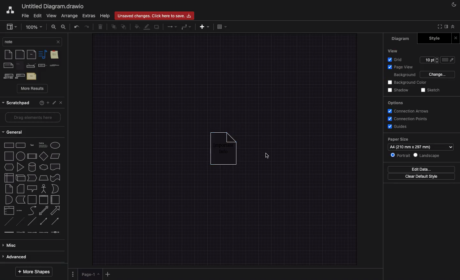  What do you see at coordinates (51, 16) in the screenshot?
I see `View` at bounding box center [51, 16].